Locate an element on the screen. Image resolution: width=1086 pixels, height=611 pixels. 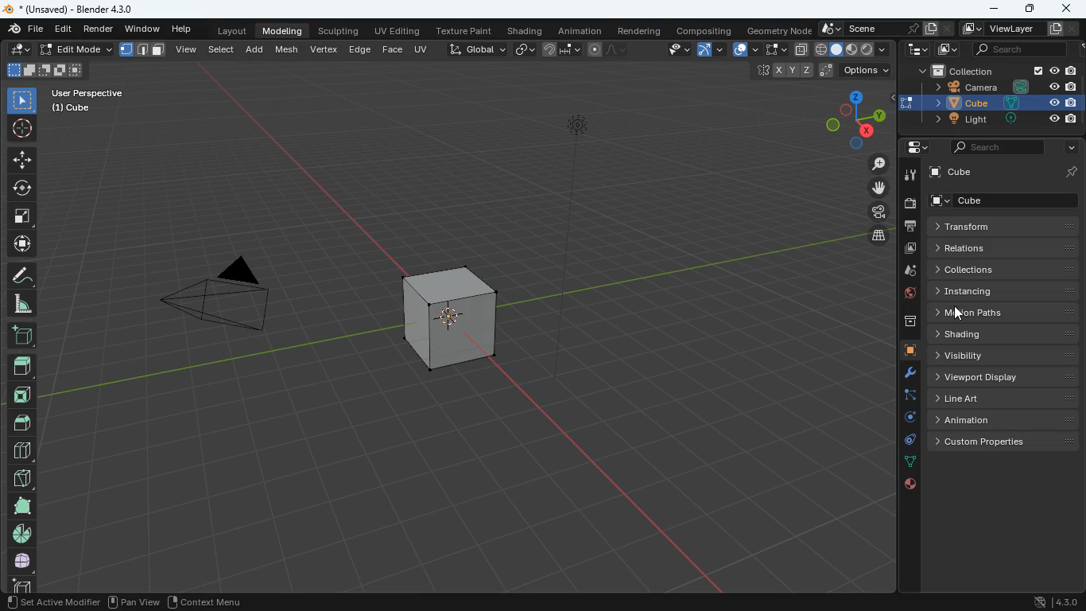
select is located at coordinates (223, 48).